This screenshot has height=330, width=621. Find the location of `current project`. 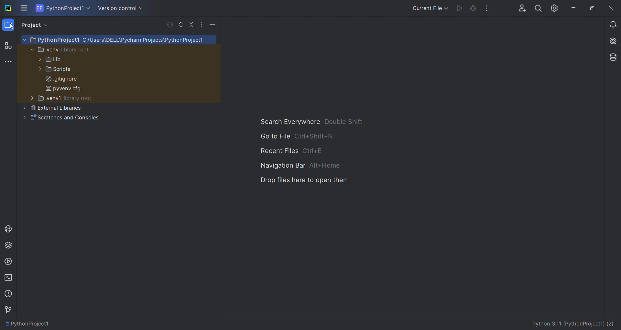

current project is located at coordinates (64, 8).